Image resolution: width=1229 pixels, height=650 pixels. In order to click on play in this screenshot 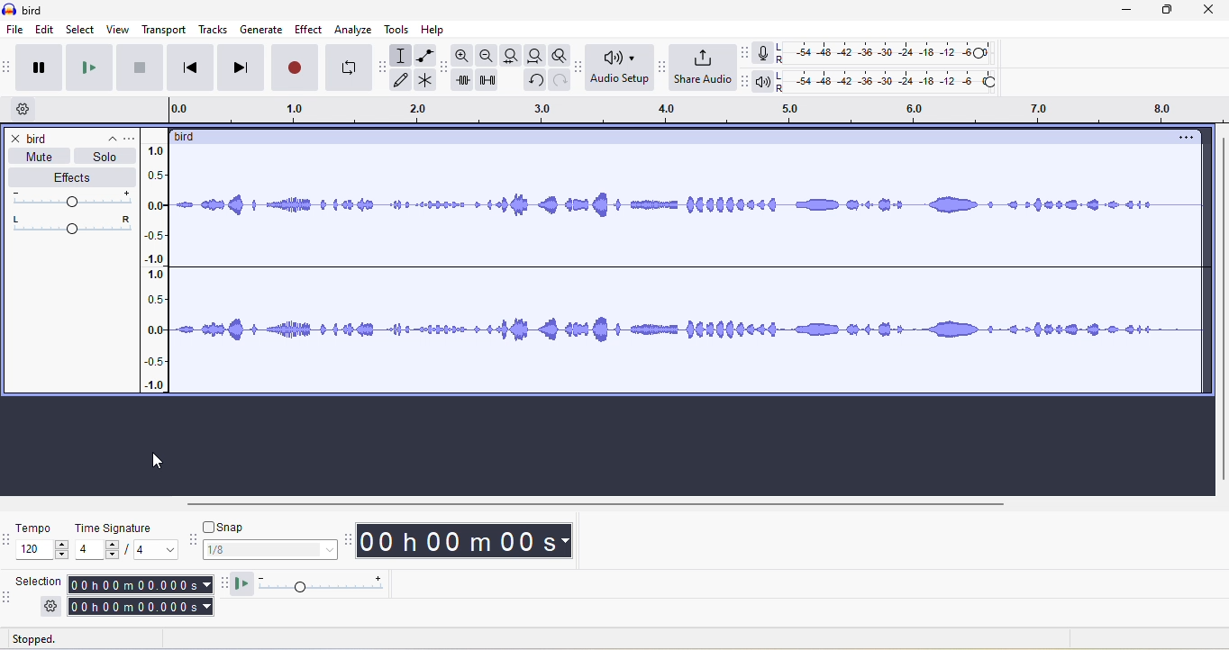, I will do `click(93, 68)`.